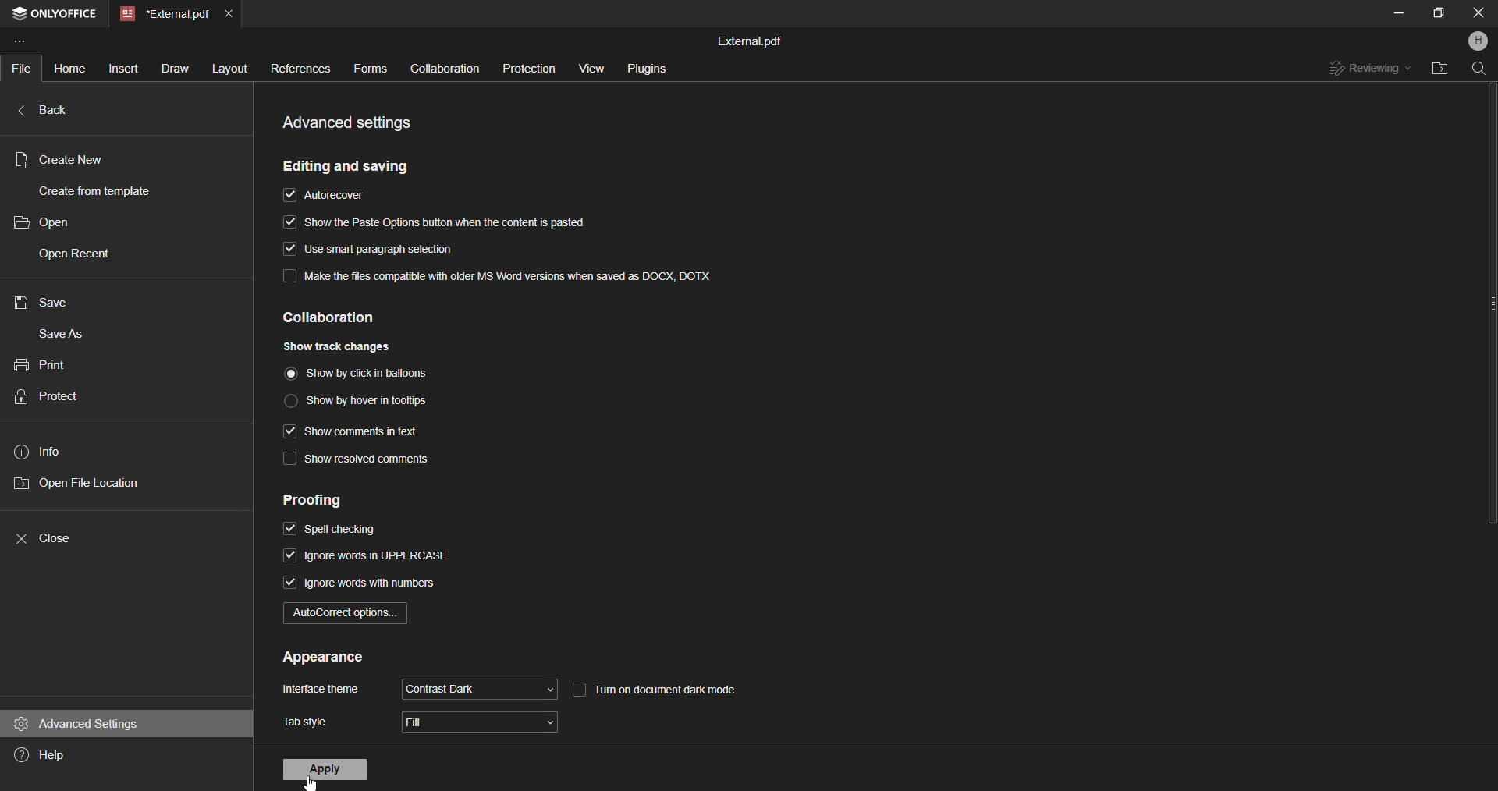 This screenshot has height=791, width=1498. Describe the element at coordinates (45, 363) in the screenshot. I see `print` at that location.